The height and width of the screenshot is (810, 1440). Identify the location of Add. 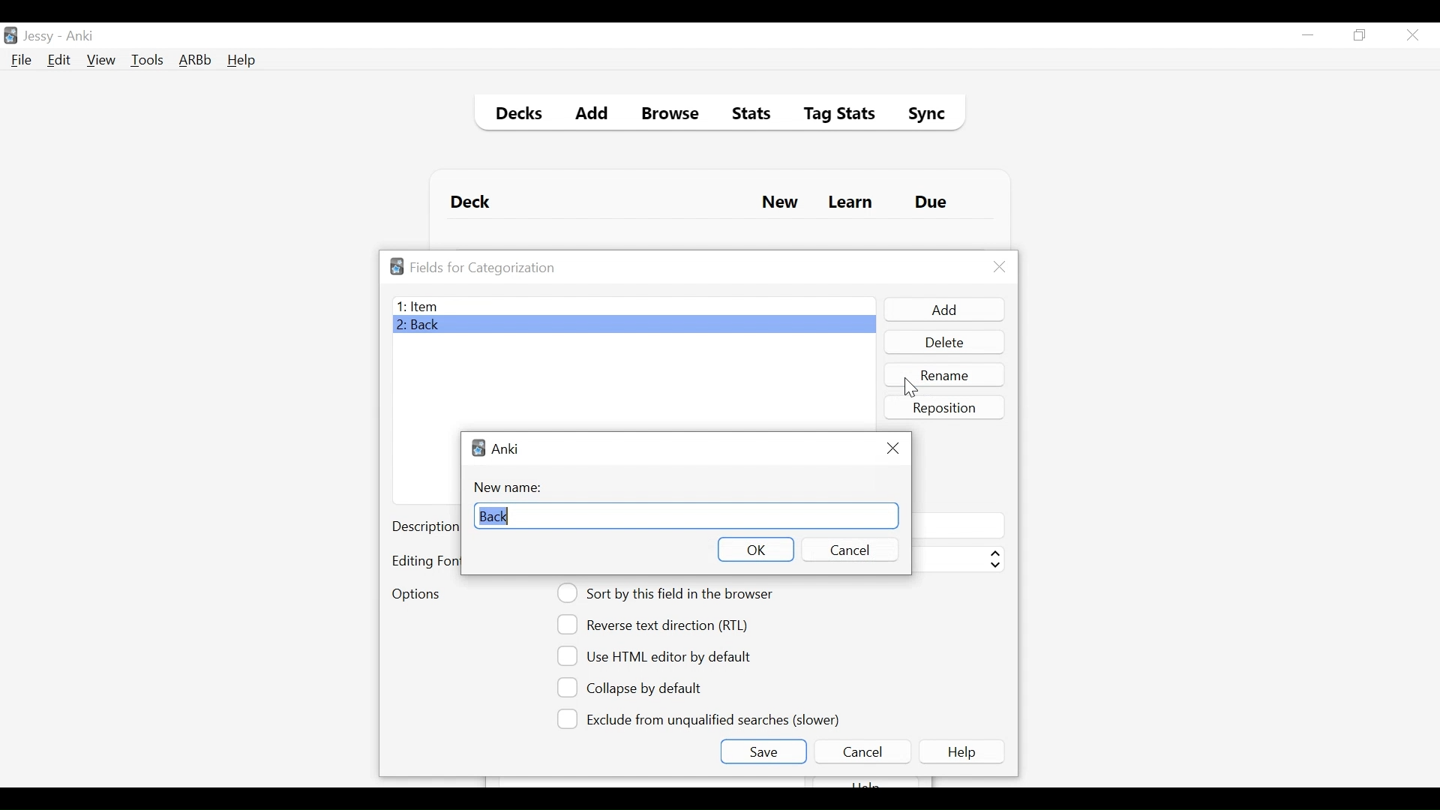
(943, 310).